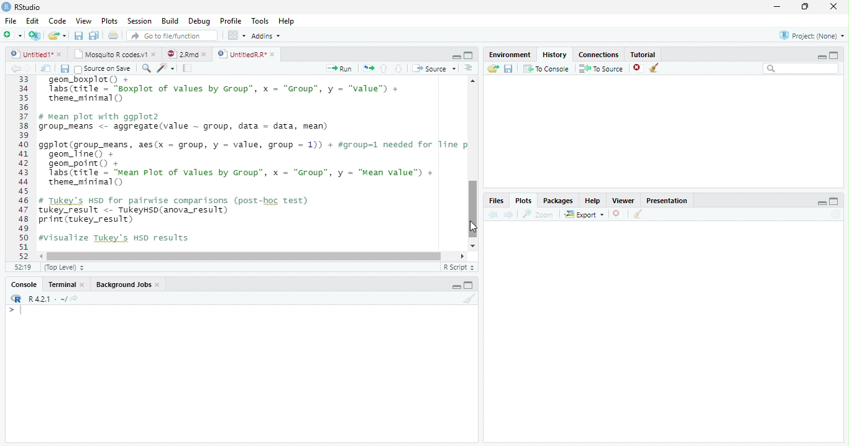  Describe the element at coordinates (187, 69) in the screenshot. I see `Pages` at that location.